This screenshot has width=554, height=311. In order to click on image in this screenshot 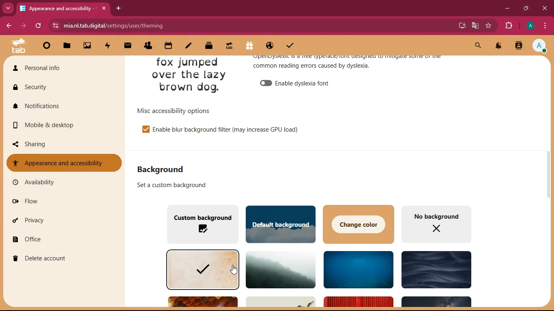, I will do `click(190, 76)`.